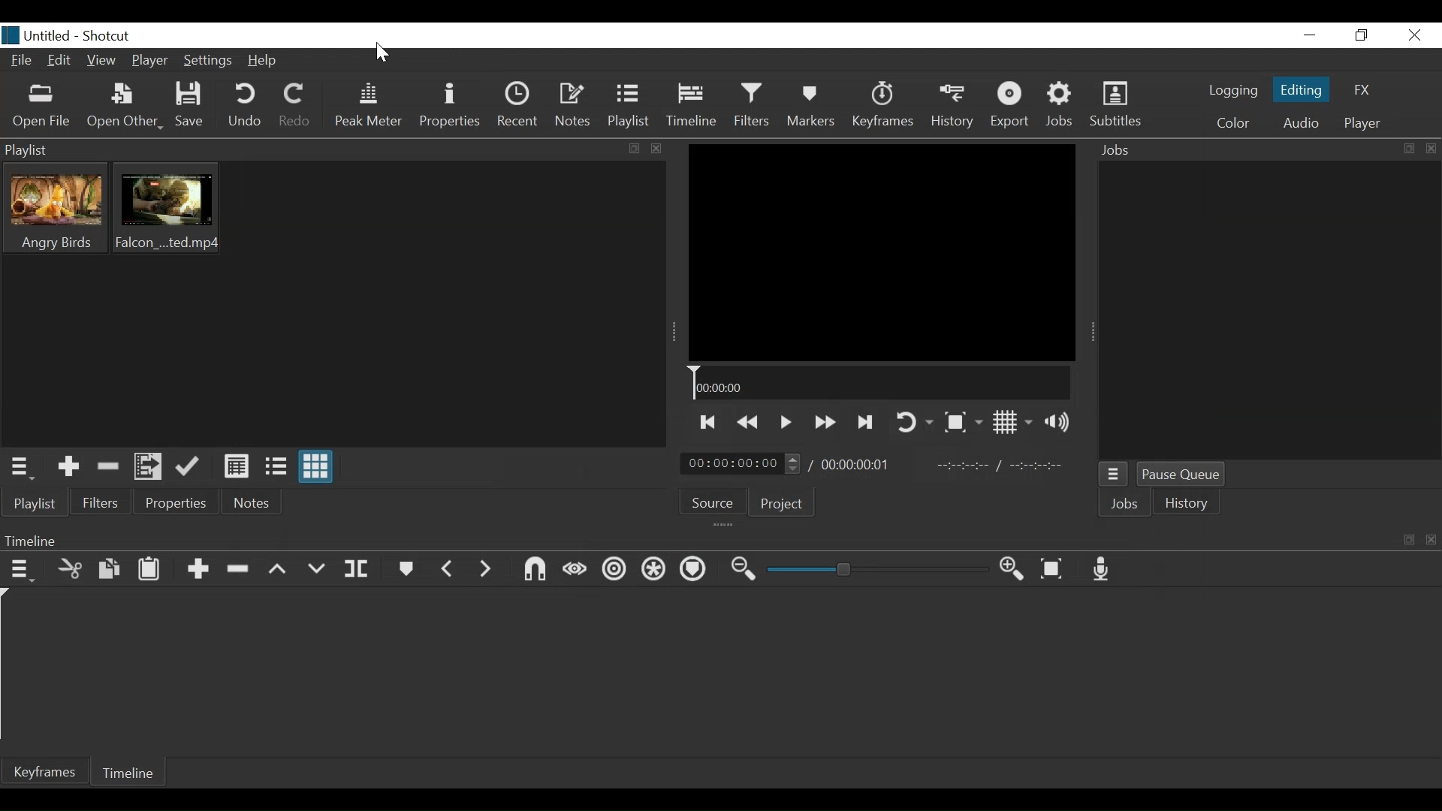  I want to click on Zoom Timeline to fit, so click(1055, 569).